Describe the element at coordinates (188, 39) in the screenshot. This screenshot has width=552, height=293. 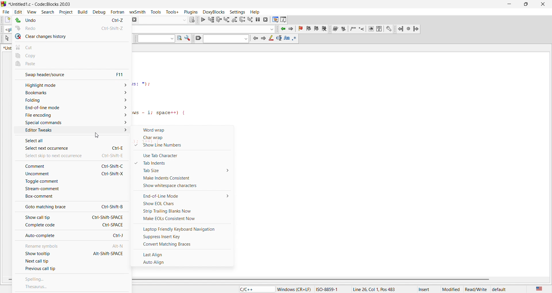
I see `icon` at that location.